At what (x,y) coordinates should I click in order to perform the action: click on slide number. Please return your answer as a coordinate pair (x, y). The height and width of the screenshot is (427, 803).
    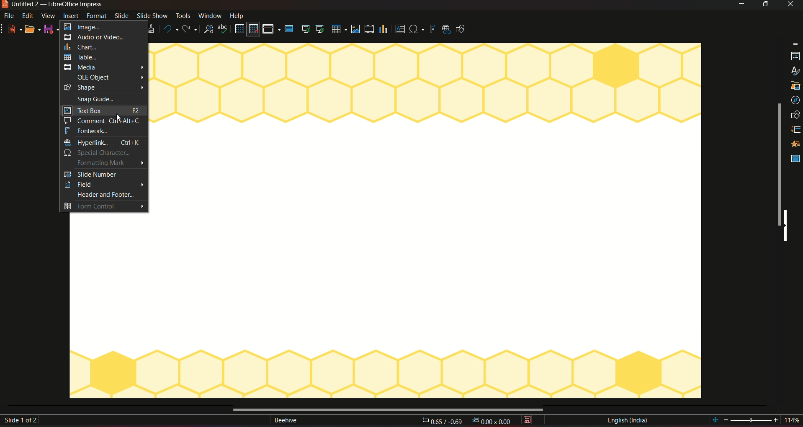
    Looking at the image, I should click on (103, 174).